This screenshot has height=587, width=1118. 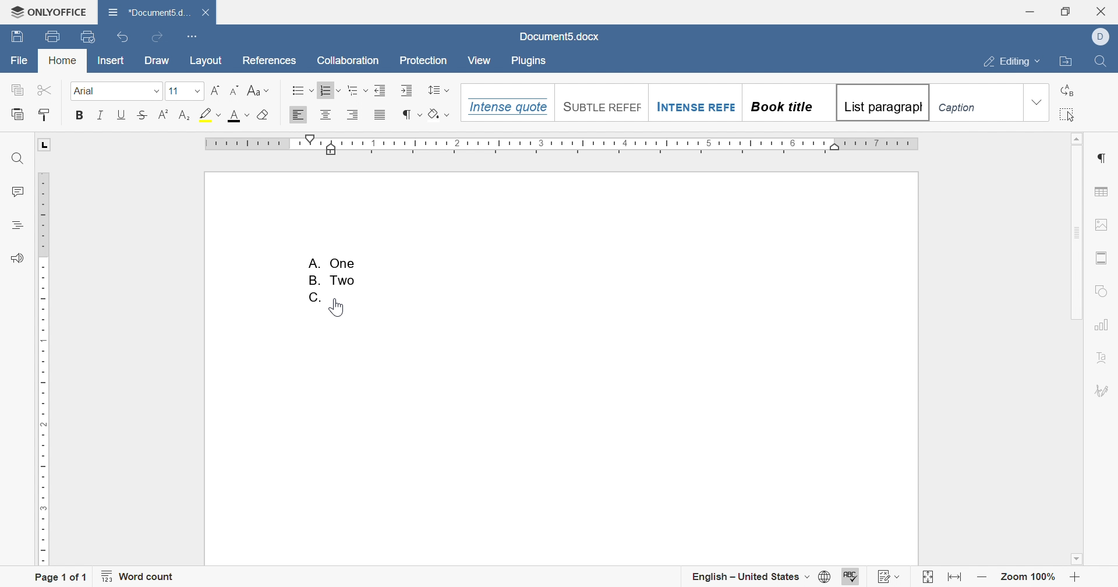 I want to click on fit to slide, so click(x=928, y=578).